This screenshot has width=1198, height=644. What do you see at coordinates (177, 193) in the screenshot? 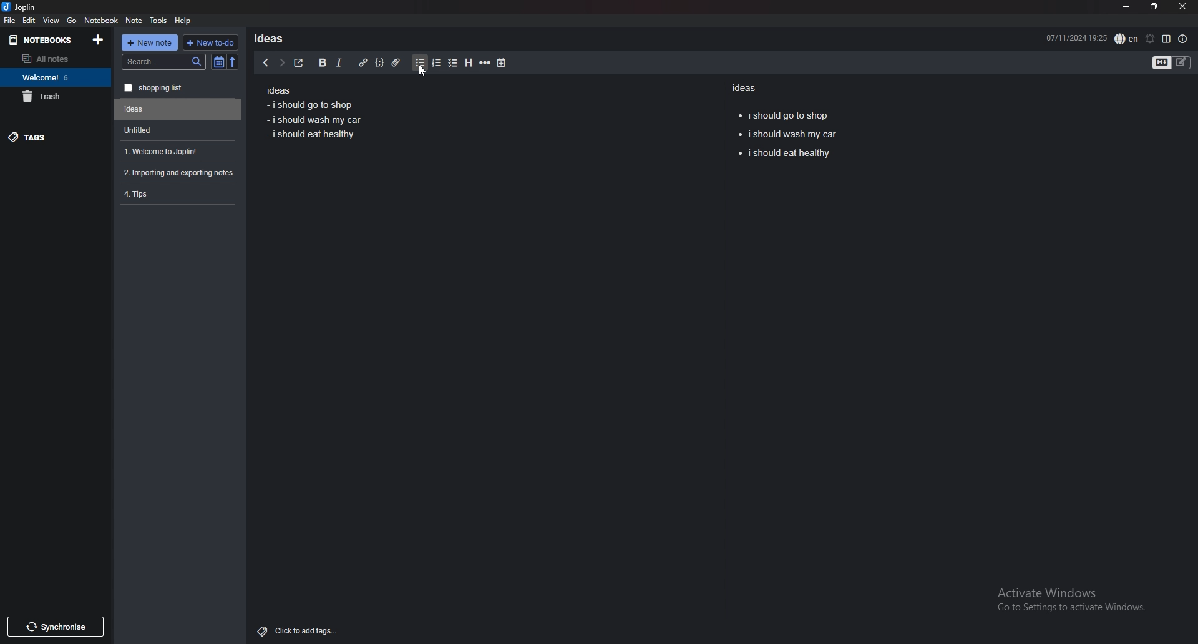
I see `Tips` at bounding box center [177, 193].